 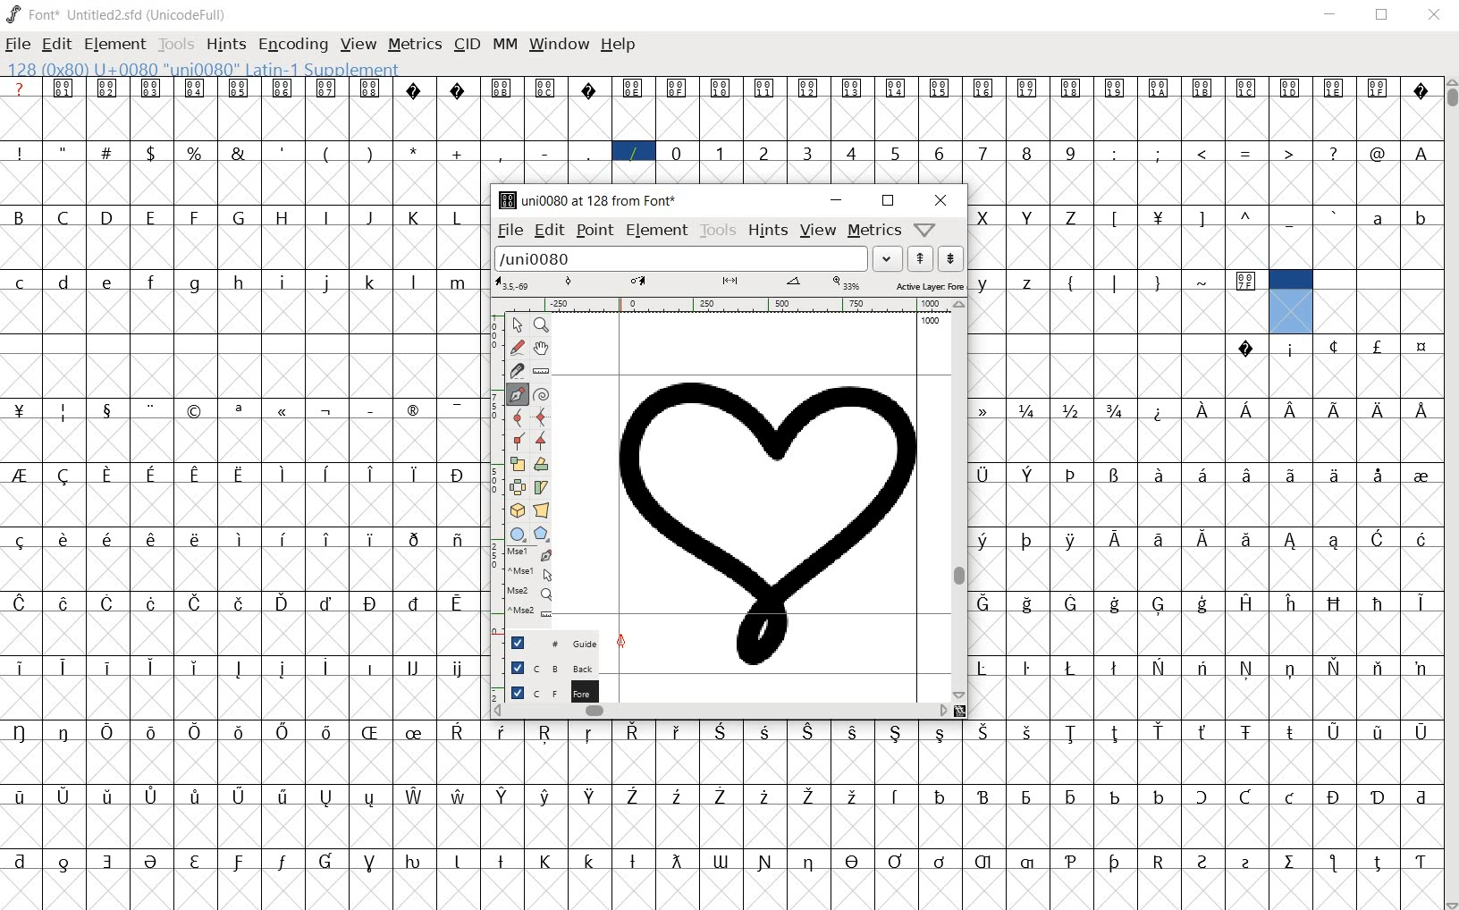 What do you see at coordinates (1202, 604) in the screenshot?
I see `glyph` at bounding box center [1202, 604].